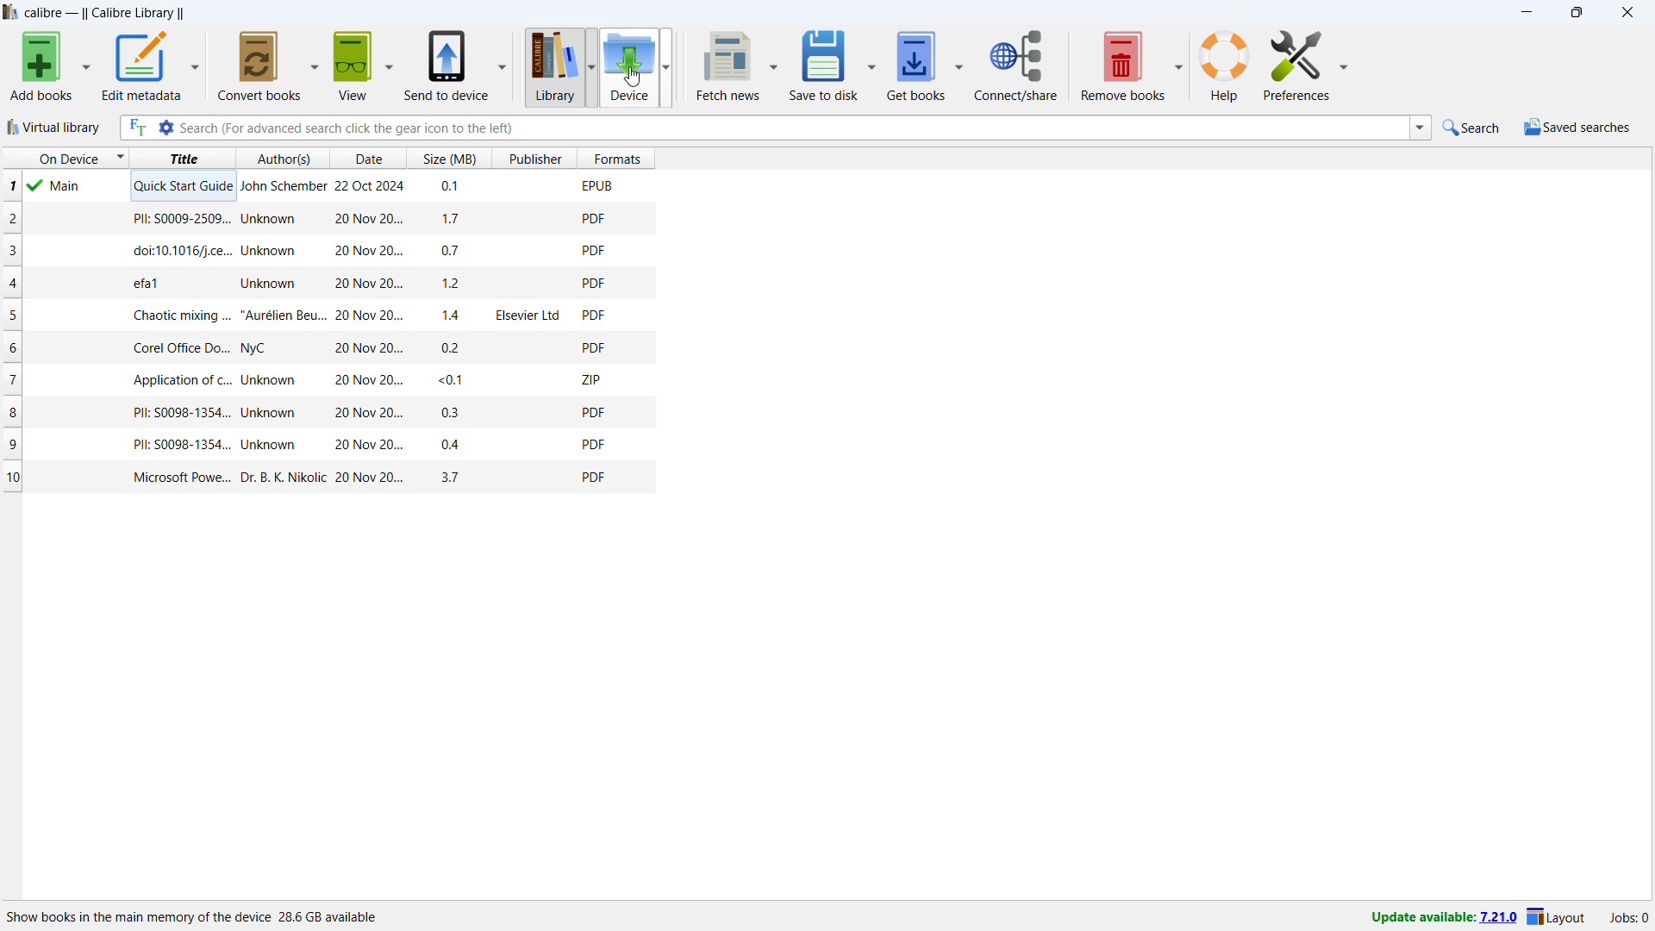 This screenshot has height=931, width=1655. What do you see at coordinates (328, 283) in the screenshot?
I see `one book entry` at bounding box center [328, 283].